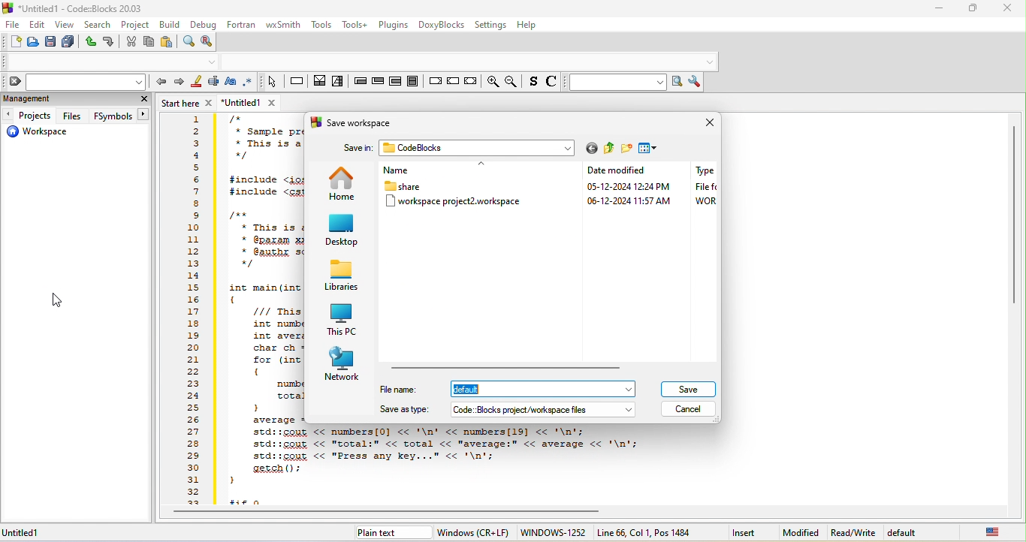 Image resolution: width=1026 pixels, height=542 pixels. What do you see at coordinates (619, 185) in the screenshot?
I see `date modified` at bounding box center [619, 185].